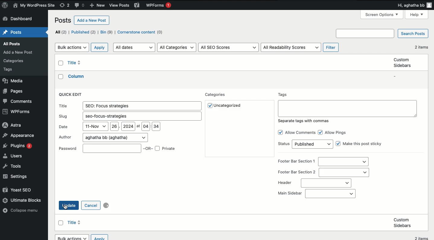 Image resolution: width=434 pixels, height=240 pixels. Describe the element at coordinates (336, 133) in the screenshot. I see `All pings` at that location.